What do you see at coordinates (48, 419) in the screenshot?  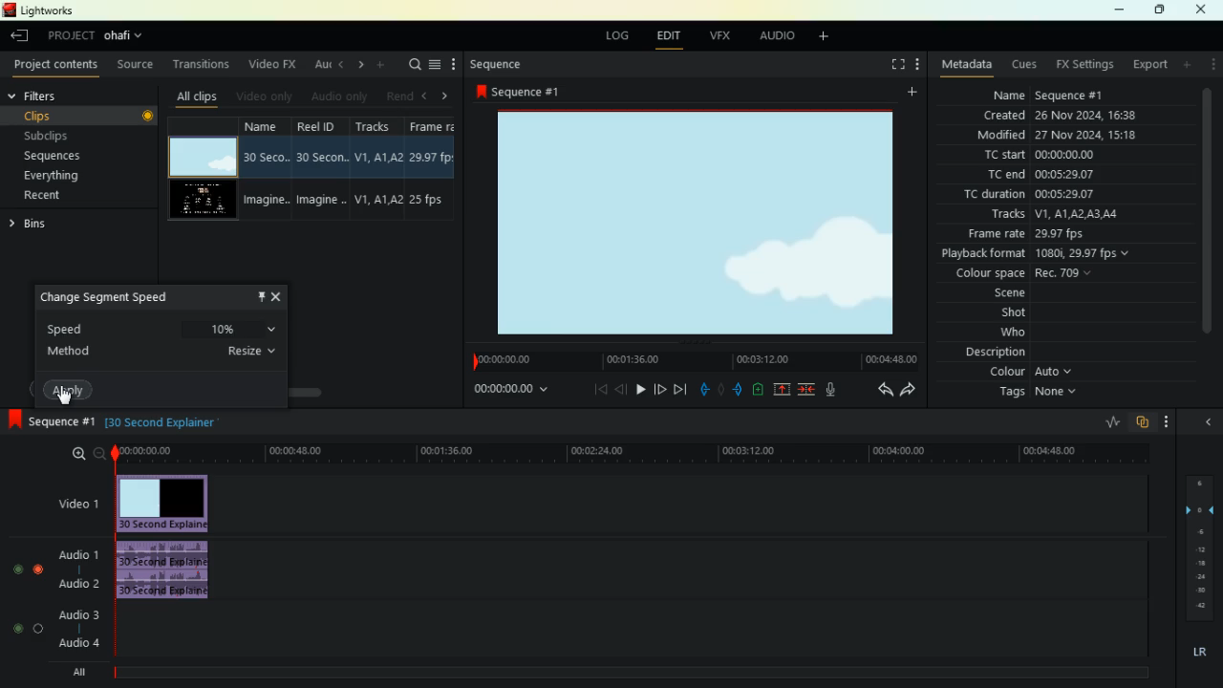 I see `sequence` at bounding box center [48, 419].